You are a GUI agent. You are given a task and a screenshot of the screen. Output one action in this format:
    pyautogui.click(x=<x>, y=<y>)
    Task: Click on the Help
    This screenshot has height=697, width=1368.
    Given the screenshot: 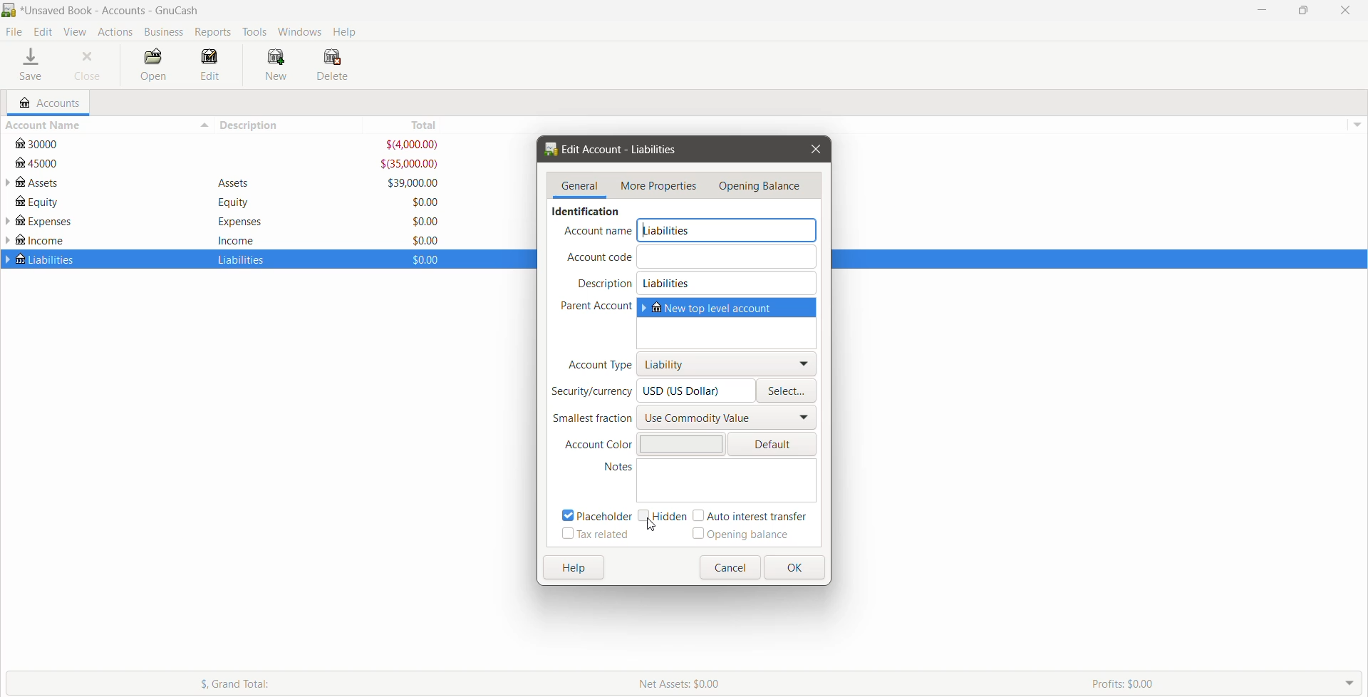 What is the action you would take?
    pyautogui.click(x=347, y=31)
    